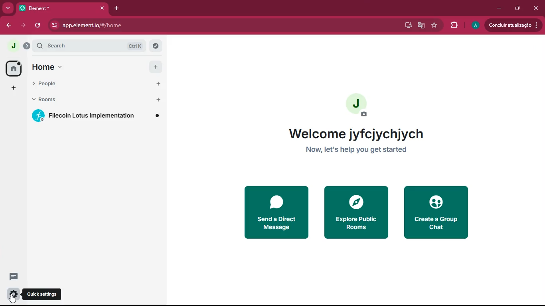 This screenshot has width=545, height=306. What do you see at coordinates (55, 82) in the screenshot?
I see `people` at bounding box center [55, 82].